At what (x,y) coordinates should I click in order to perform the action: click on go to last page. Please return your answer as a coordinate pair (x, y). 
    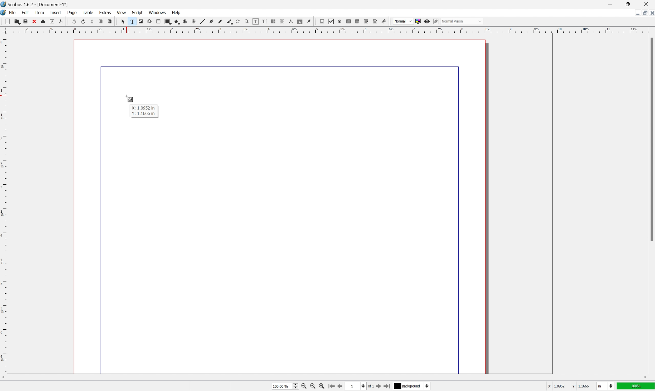
    Looking at the image, I should click on (389, 387).